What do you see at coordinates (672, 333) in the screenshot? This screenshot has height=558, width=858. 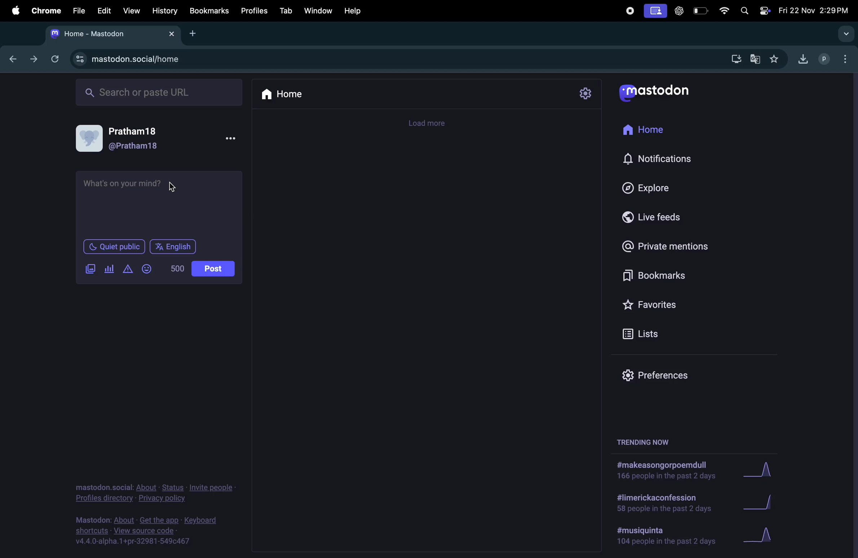 I see `lists` at bounding box center [672, 333].